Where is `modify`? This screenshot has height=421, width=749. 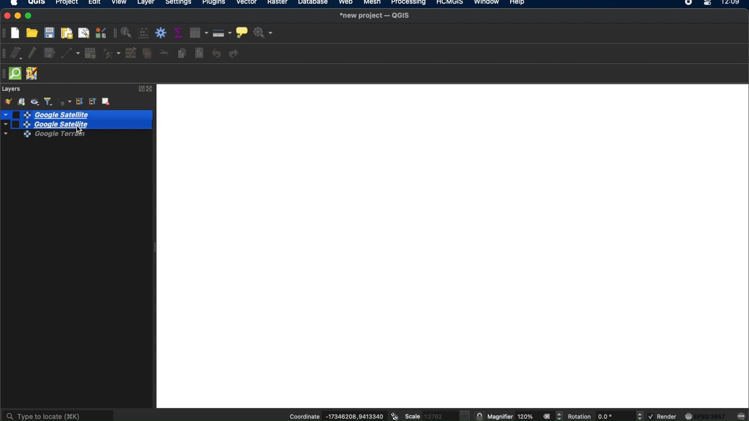 modify is located at coordinates (131, 53).